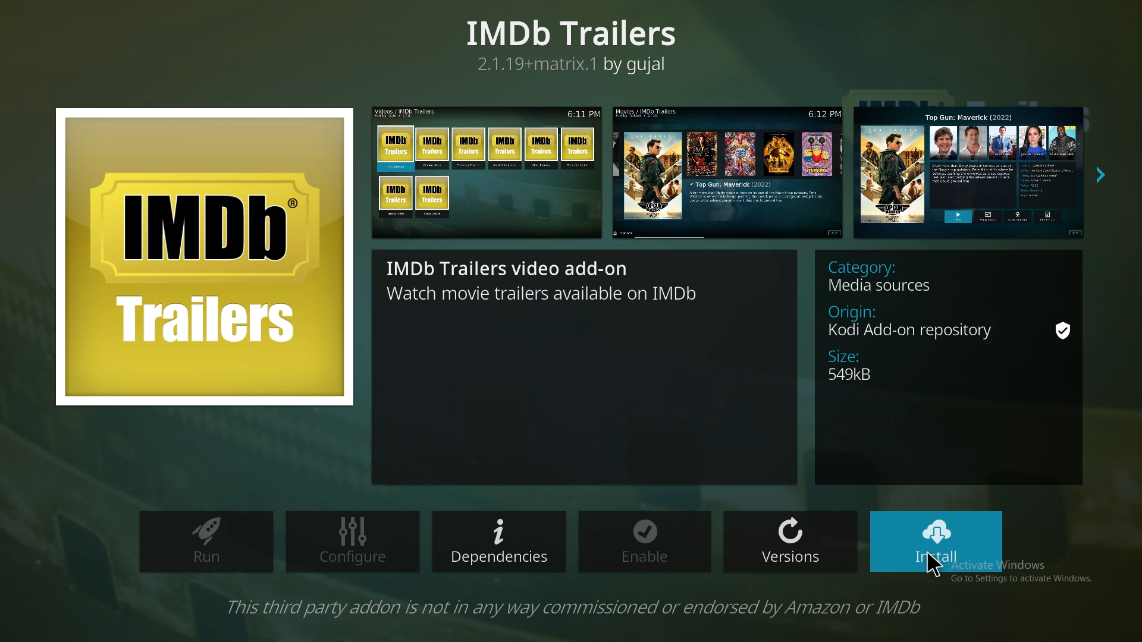  I want to click on configure, so click(351, 542).